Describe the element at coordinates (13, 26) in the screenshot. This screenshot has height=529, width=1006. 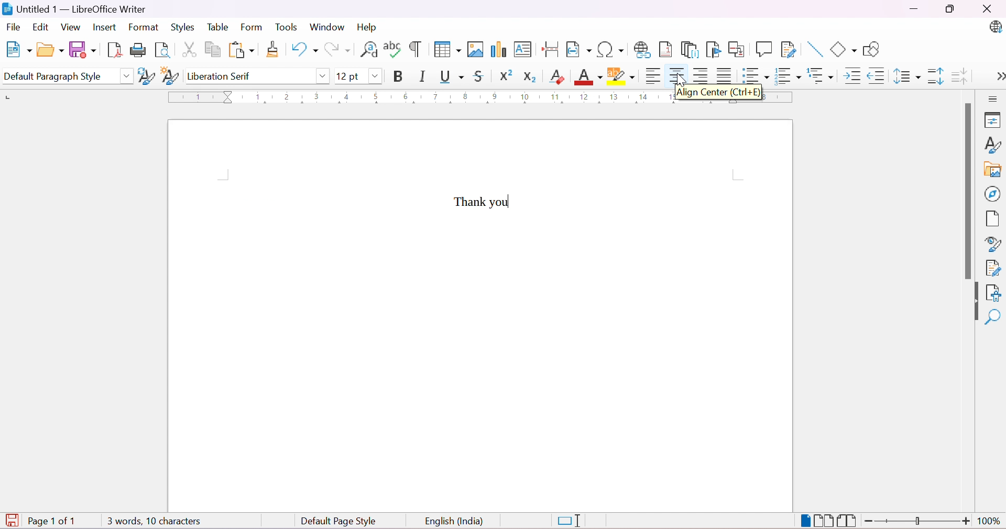
I see `File` at that location.